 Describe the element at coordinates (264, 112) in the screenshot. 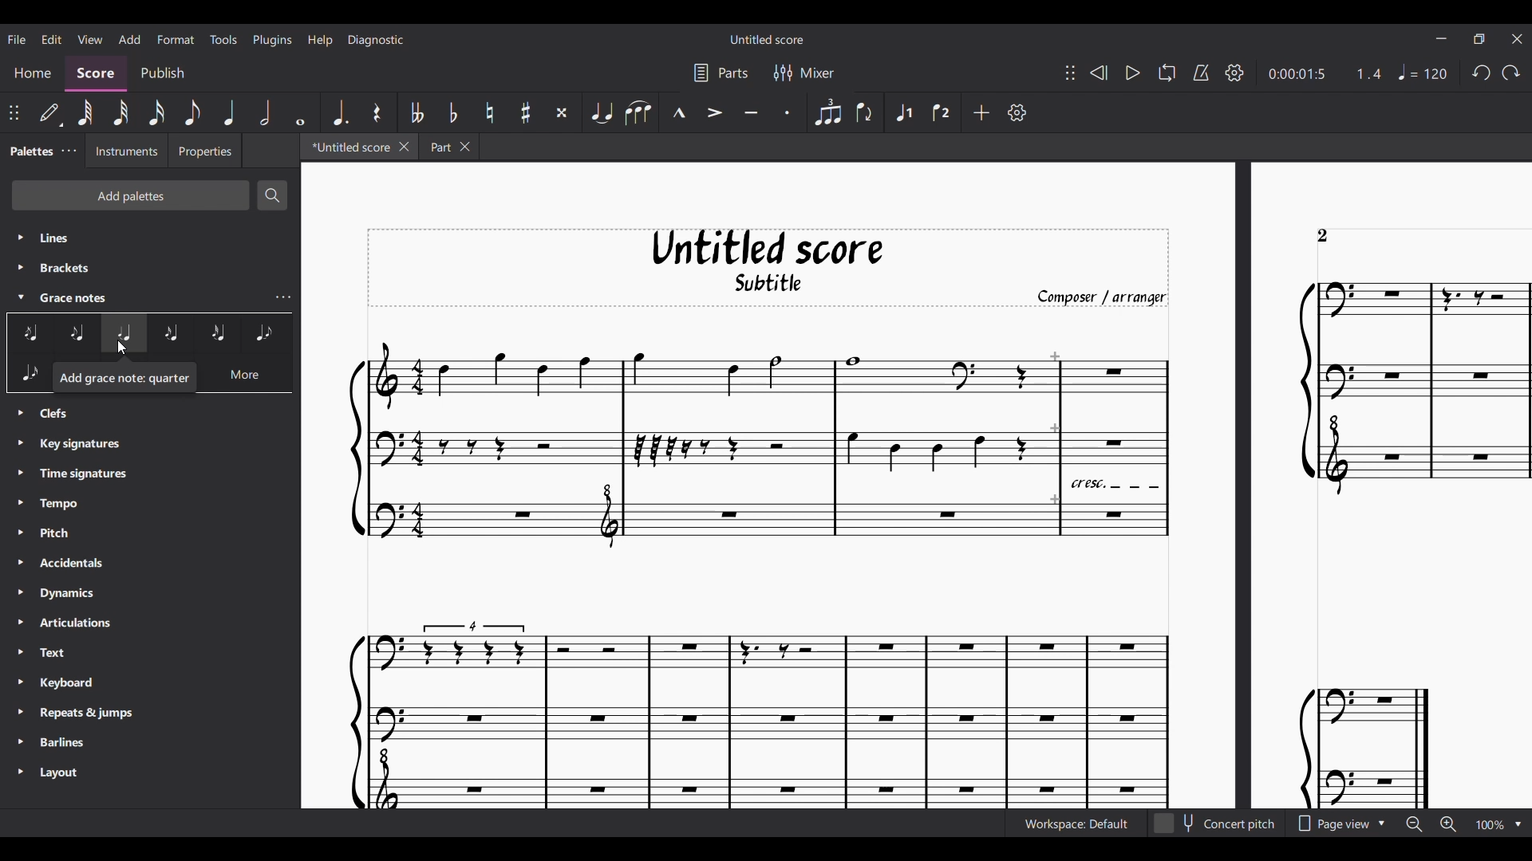

I see `Half note` at that location.